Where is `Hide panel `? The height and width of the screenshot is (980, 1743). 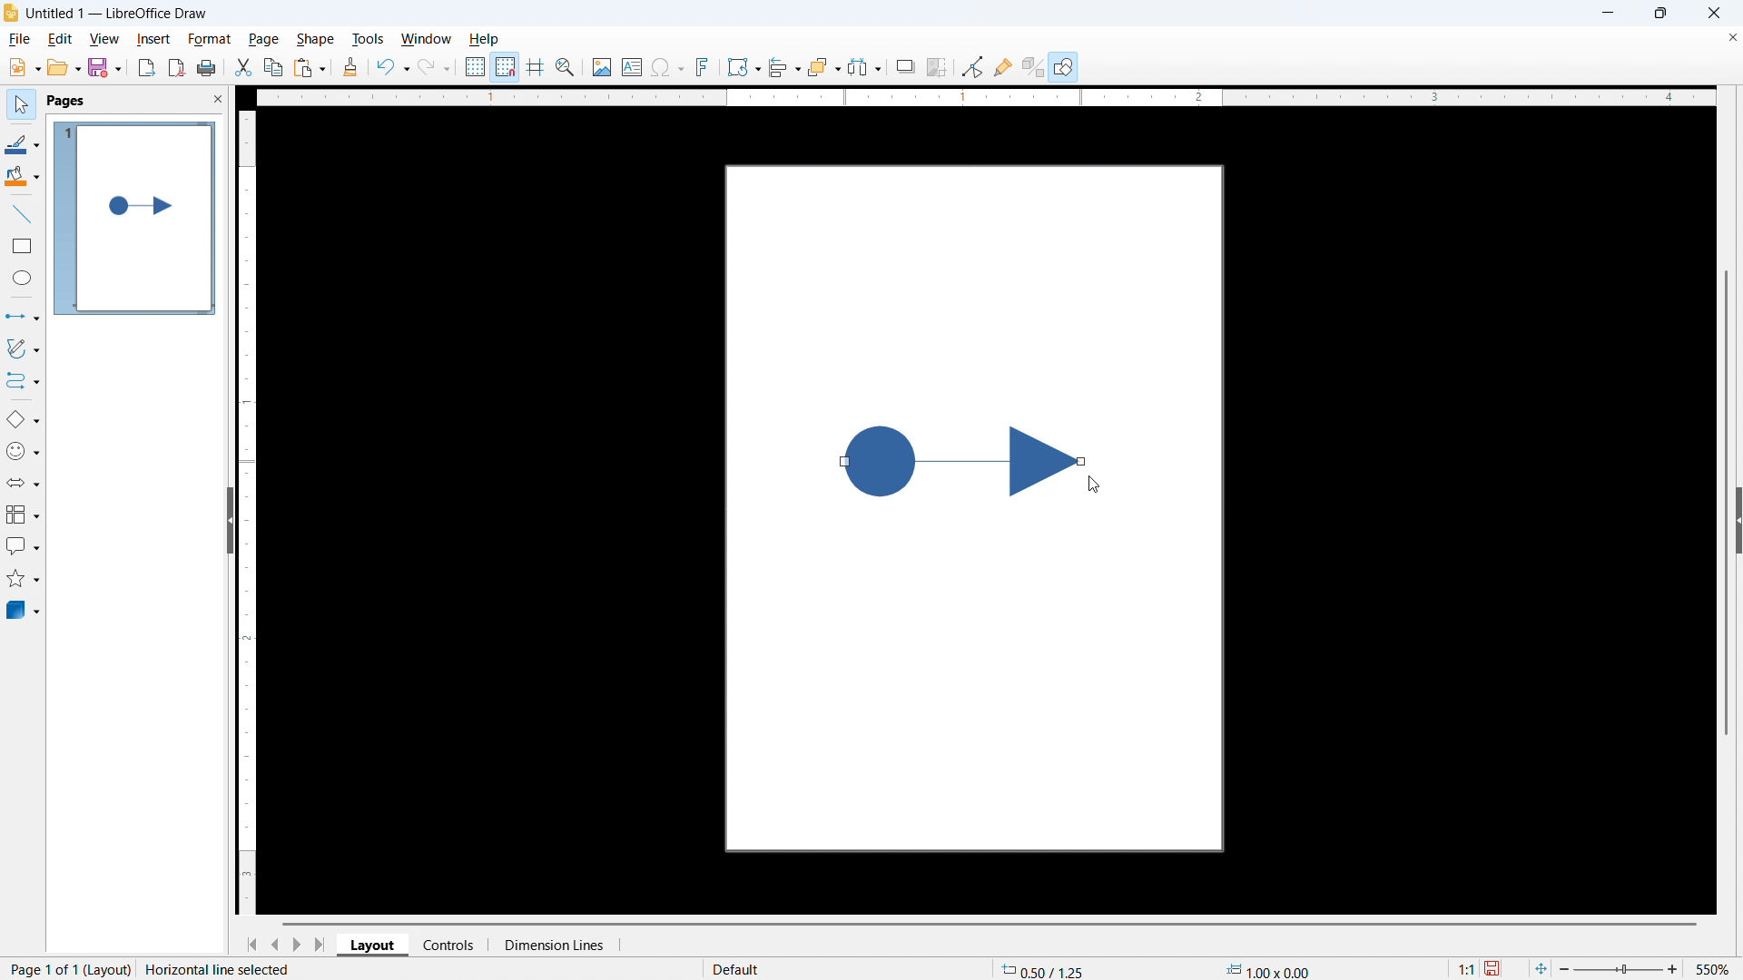 Hide panel  is located at coordinates (229, 517).